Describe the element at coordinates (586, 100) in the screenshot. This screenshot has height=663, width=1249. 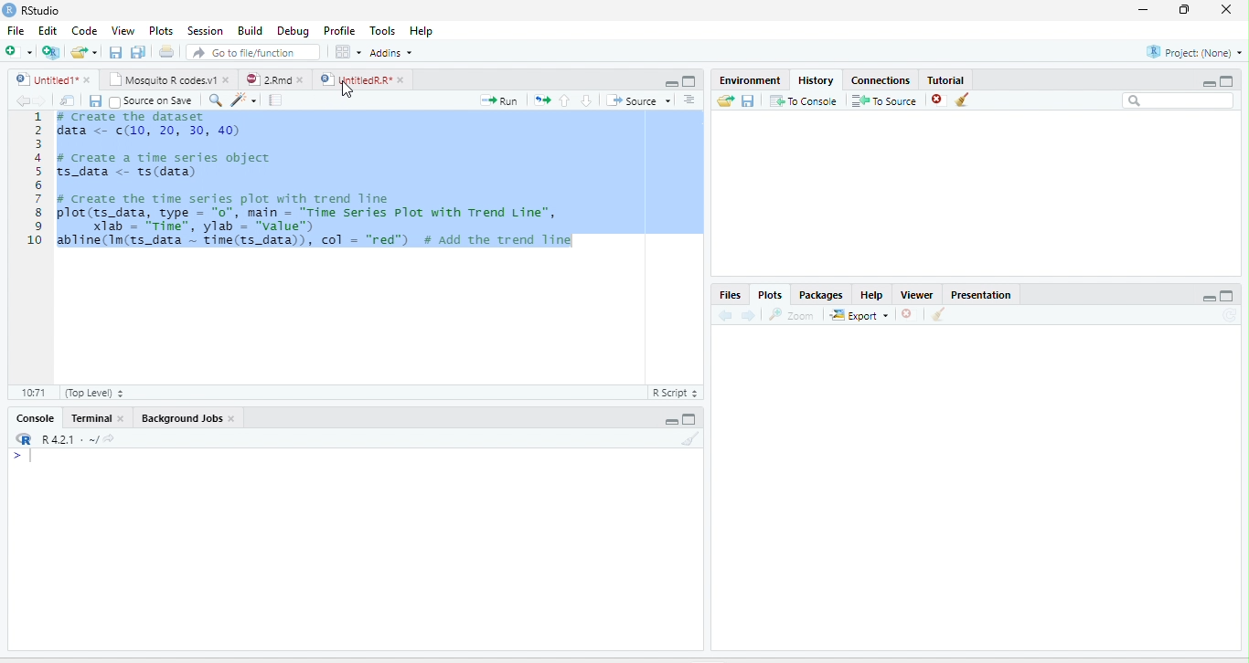
I see `Go to next section/chunk` at that location.